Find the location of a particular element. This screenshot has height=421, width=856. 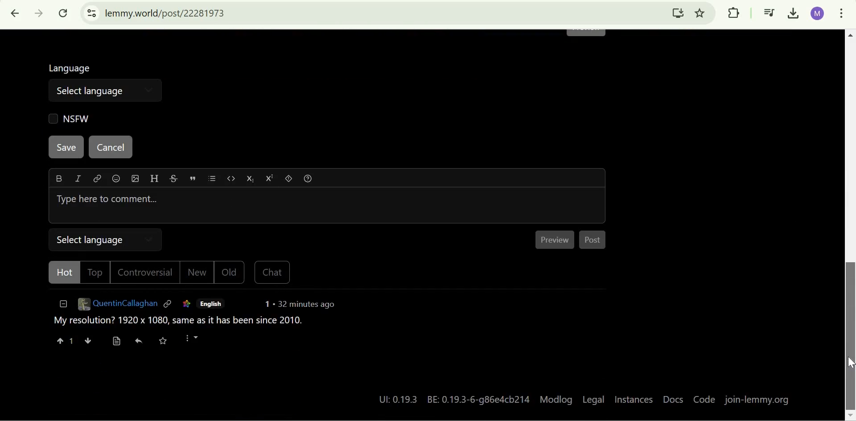

code is located at coordinates (232, 180).